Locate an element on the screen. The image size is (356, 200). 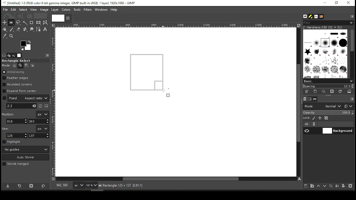
free selection tool is located at coordinates (19, 23).